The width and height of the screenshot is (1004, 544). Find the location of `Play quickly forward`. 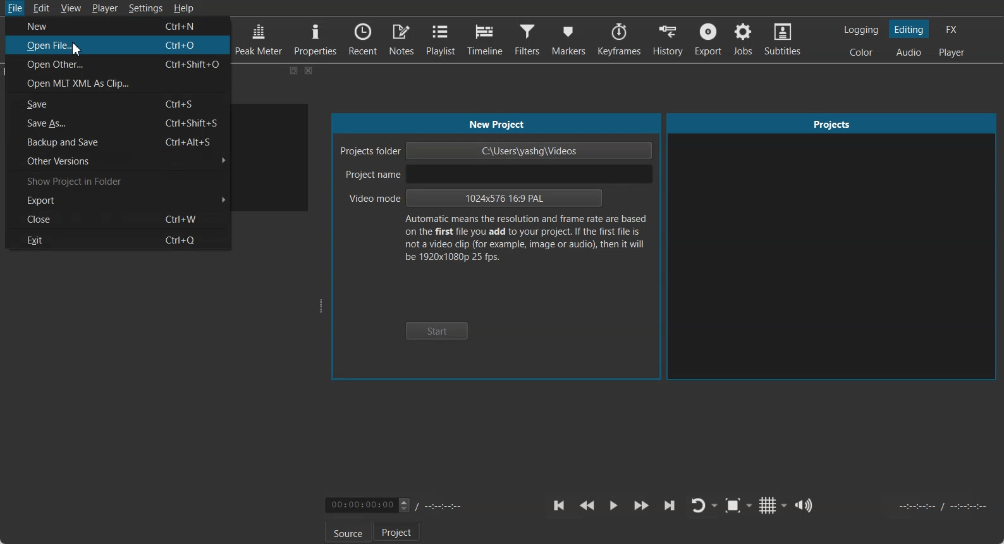

Play quickly forward is located at coordinates (642, 506).